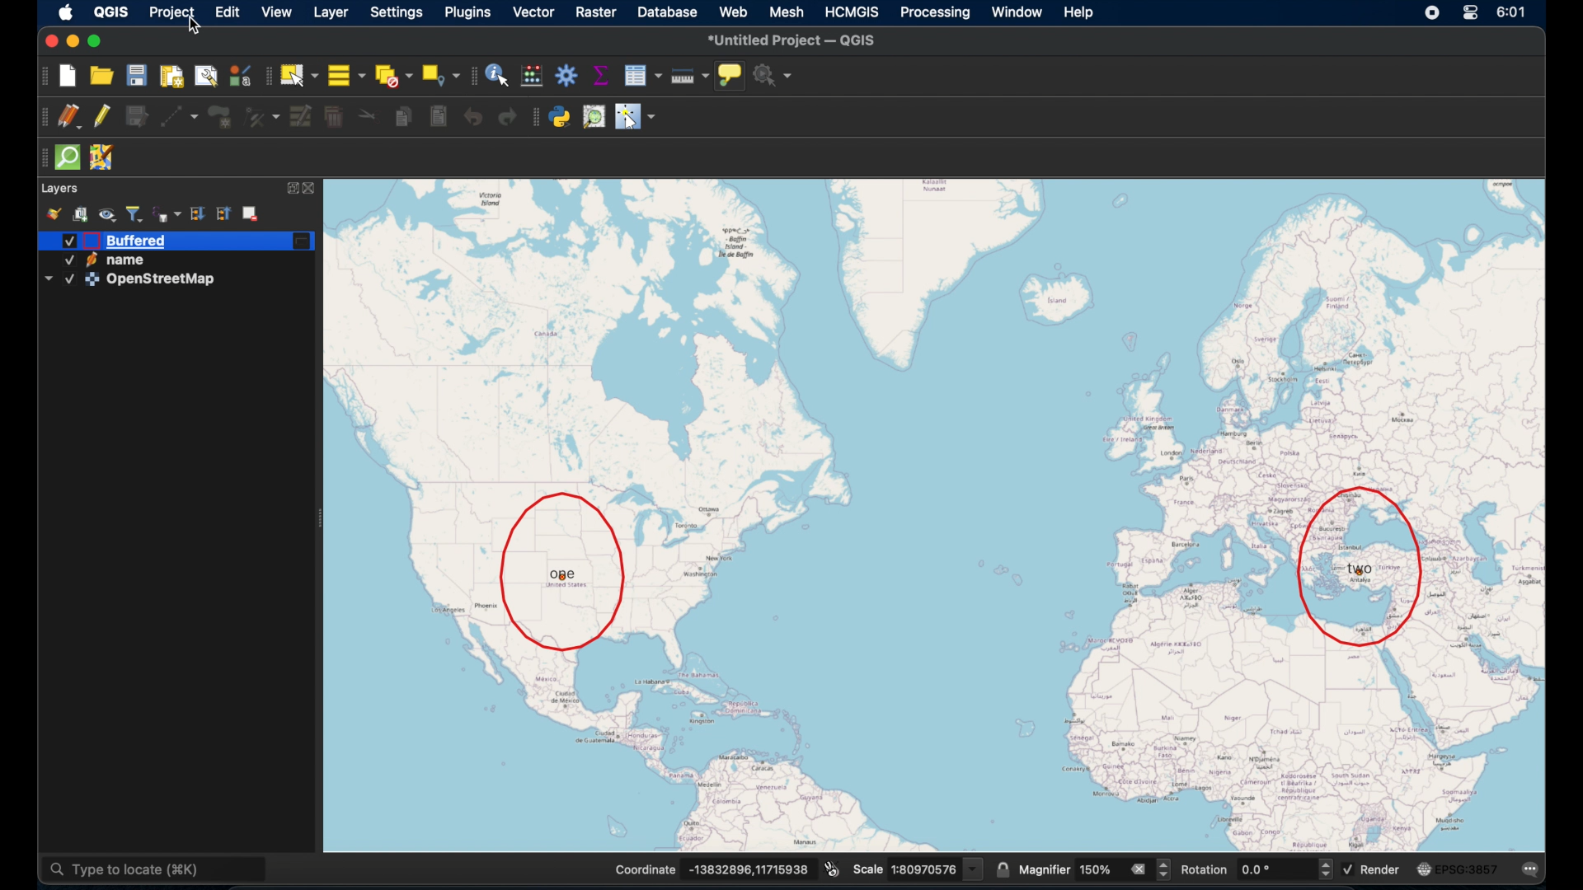  Describe the element at coordinates (568, 77) in the screenshot. I see `toolbox` at that location.